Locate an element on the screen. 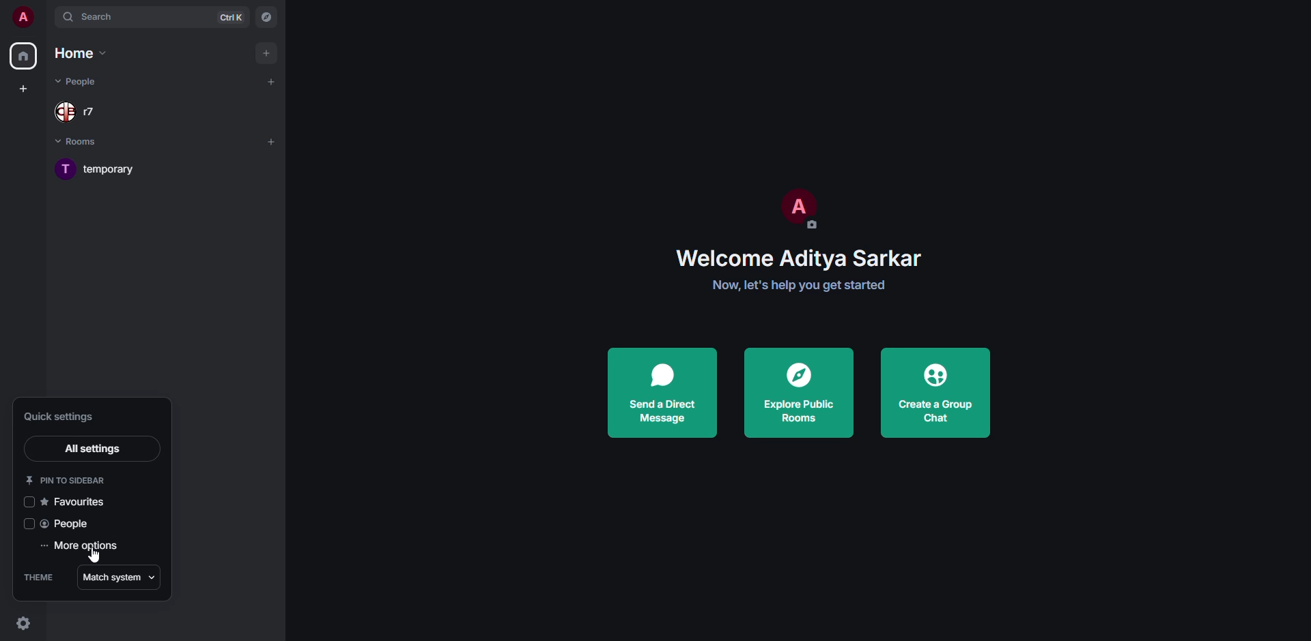 The image size is (1311, 641). more options is located at coordinates (83, 545).